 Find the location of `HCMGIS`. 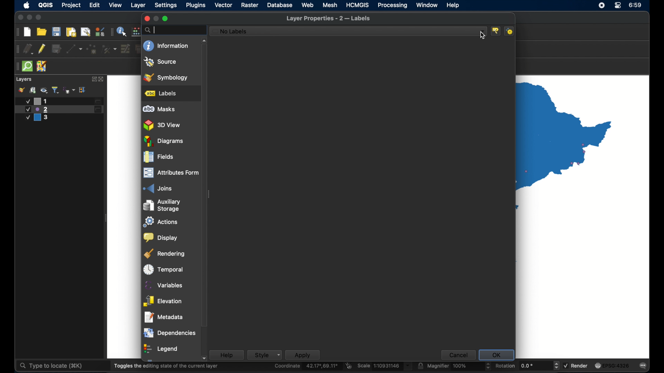

HCMGIS is located at coordinates (358, 5).